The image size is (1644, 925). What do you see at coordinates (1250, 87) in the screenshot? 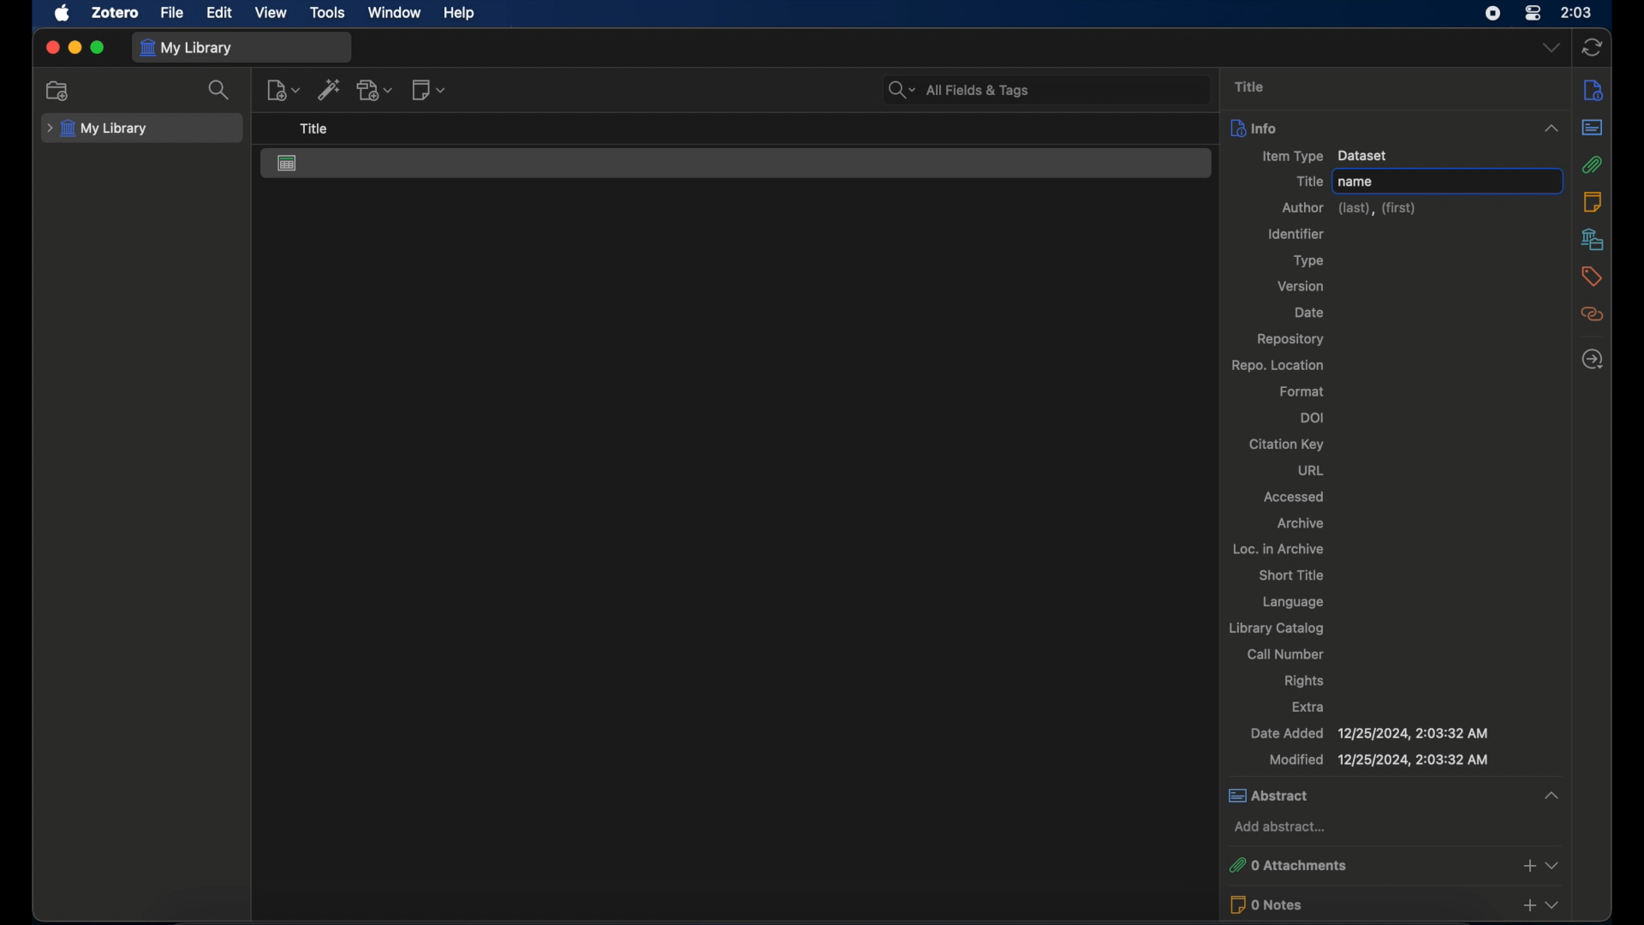
I see `title` at bounding box center [1250, 87].